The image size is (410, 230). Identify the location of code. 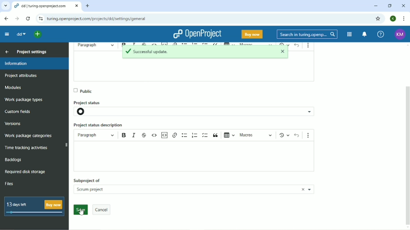
(155, 135).